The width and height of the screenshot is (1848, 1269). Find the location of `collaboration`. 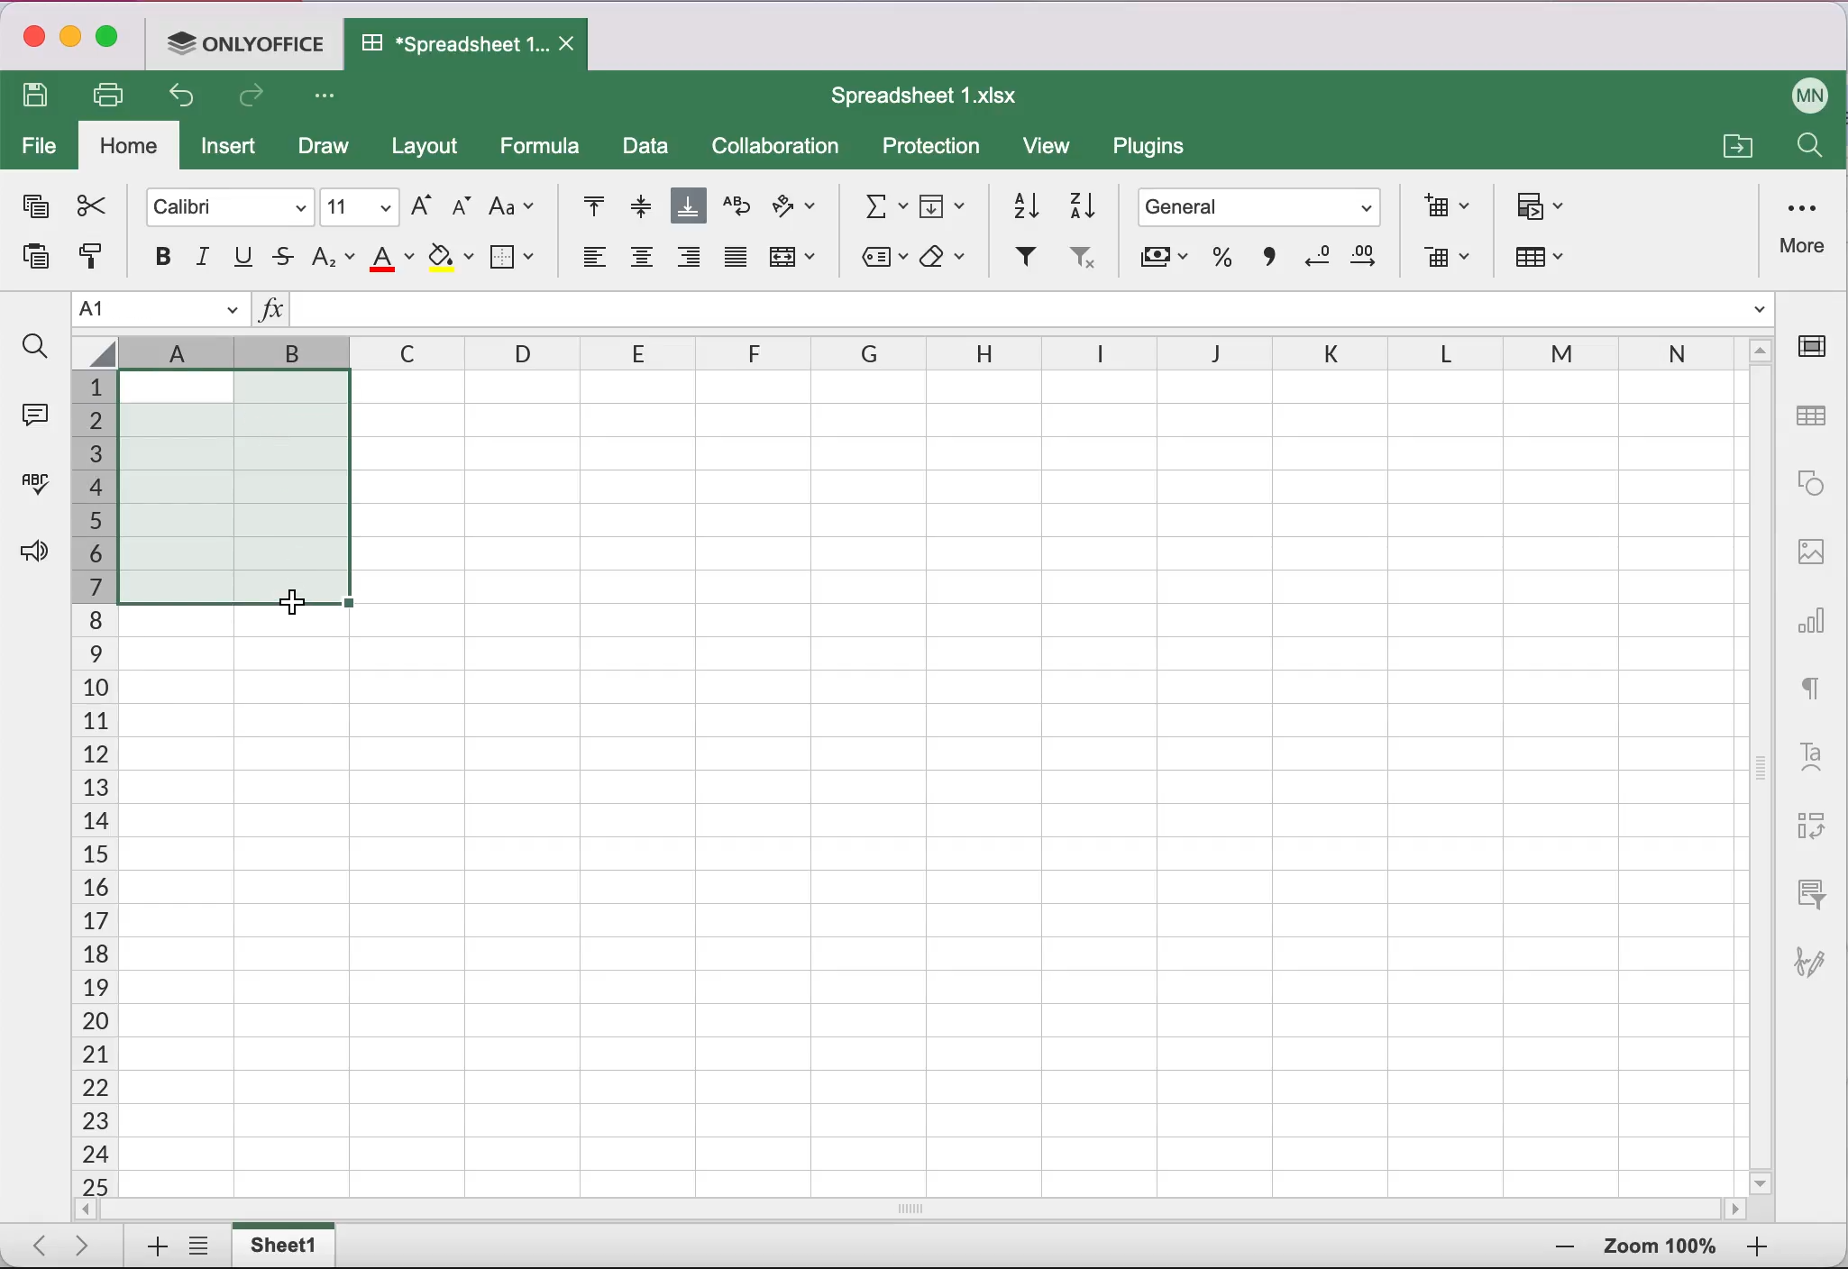

collaboration is located at coordinates (783, 147).